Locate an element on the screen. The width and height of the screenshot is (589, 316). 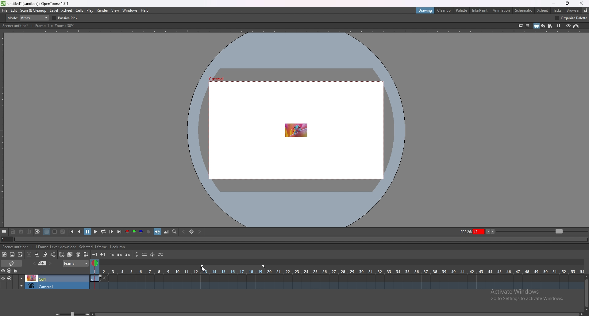
time is located at coordinates (337, 271).